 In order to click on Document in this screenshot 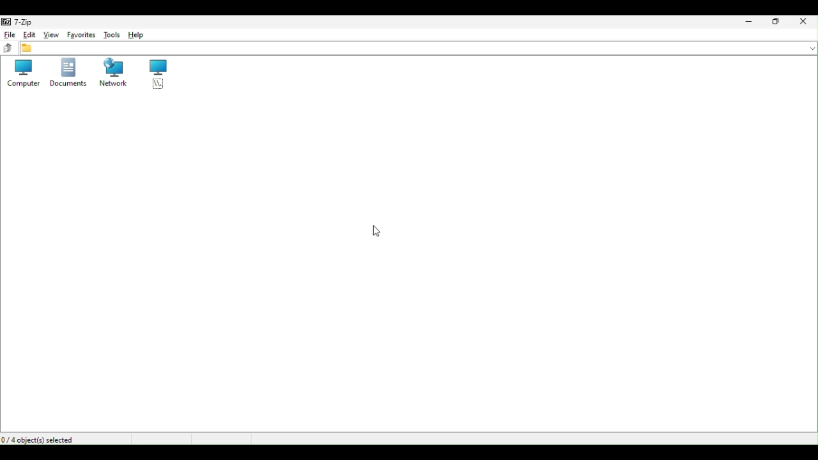, I will do `click(68, 74)`.